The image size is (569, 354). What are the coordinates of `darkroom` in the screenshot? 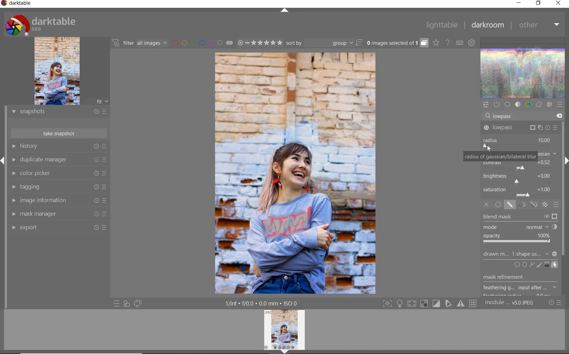 It's located at (488, 25).